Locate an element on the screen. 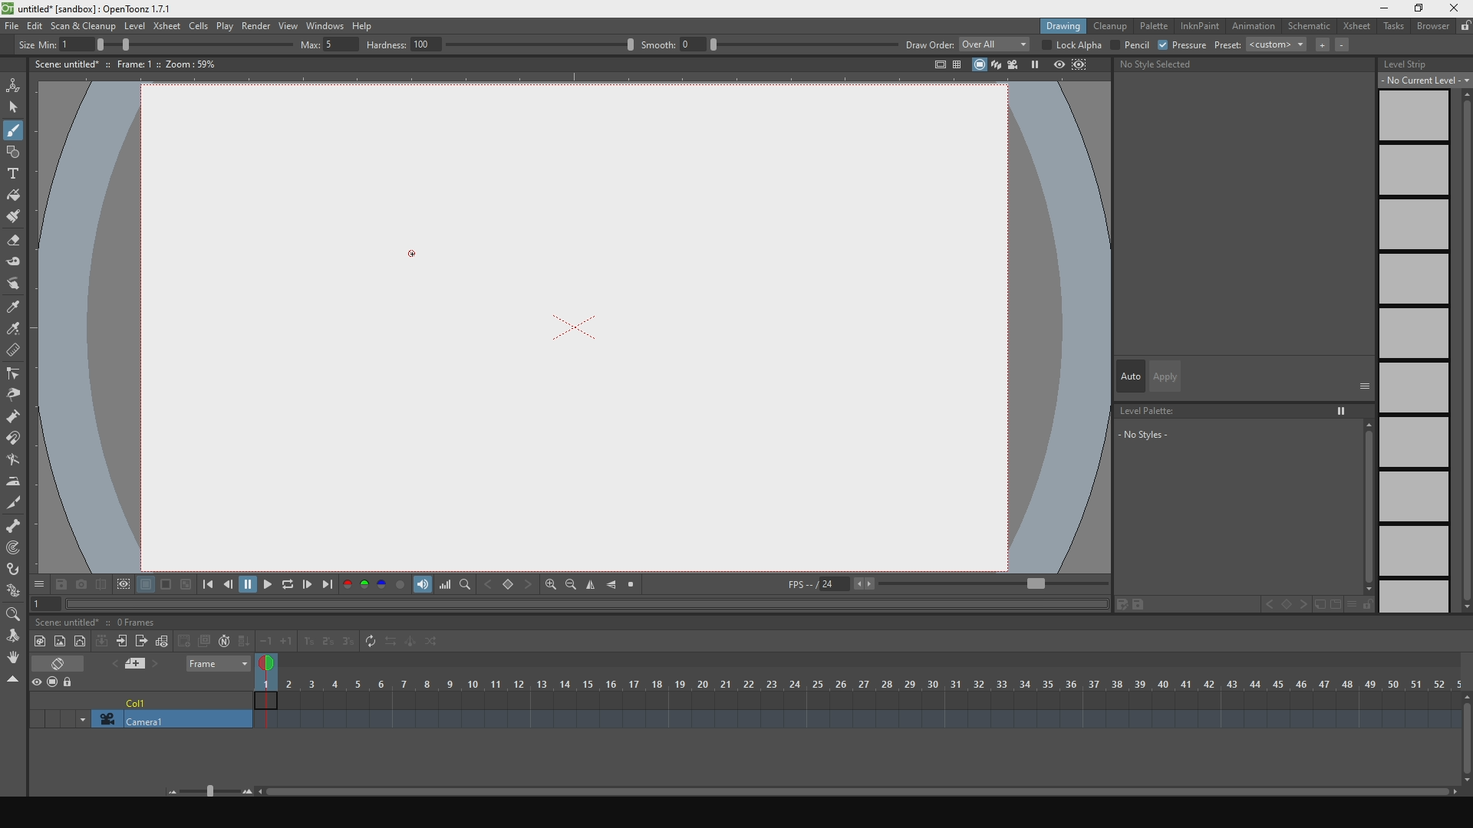 Image resolution: width=1473 pixels, height=828 pixels. plat is located at coordinates (224, 25).